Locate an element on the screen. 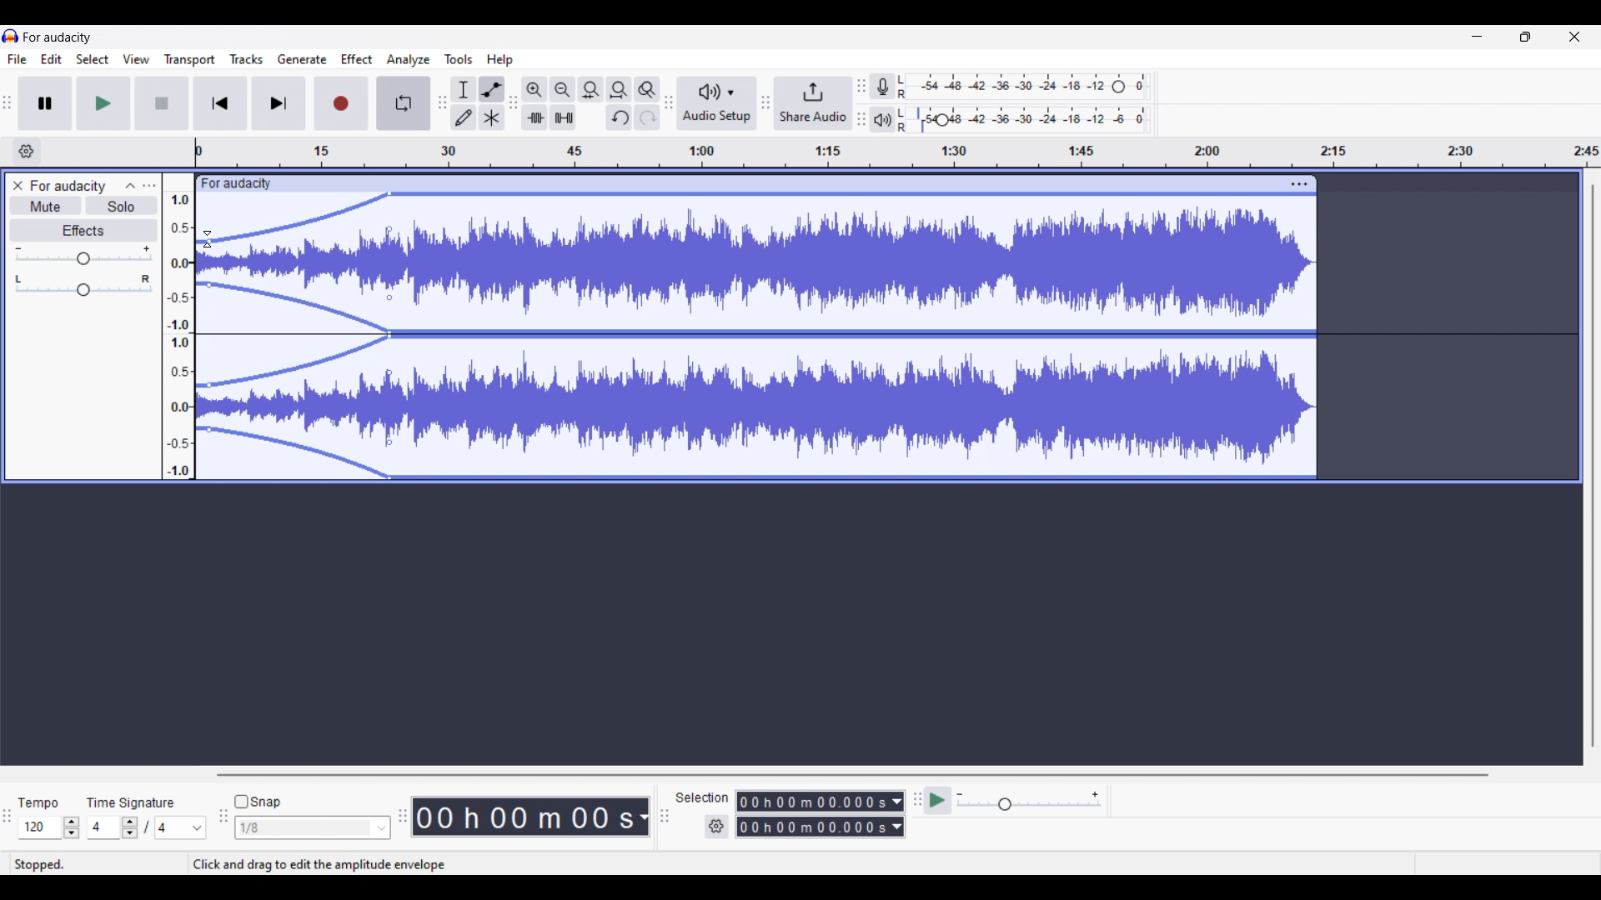 This screenshot has height=900, width=1601. Play/Play once is located at coordinates (104, 103).